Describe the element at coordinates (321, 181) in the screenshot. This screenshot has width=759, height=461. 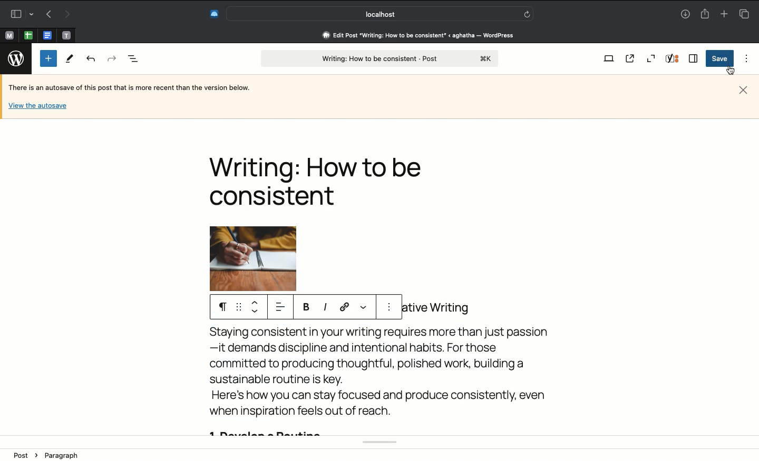
I see `Title` at that location.